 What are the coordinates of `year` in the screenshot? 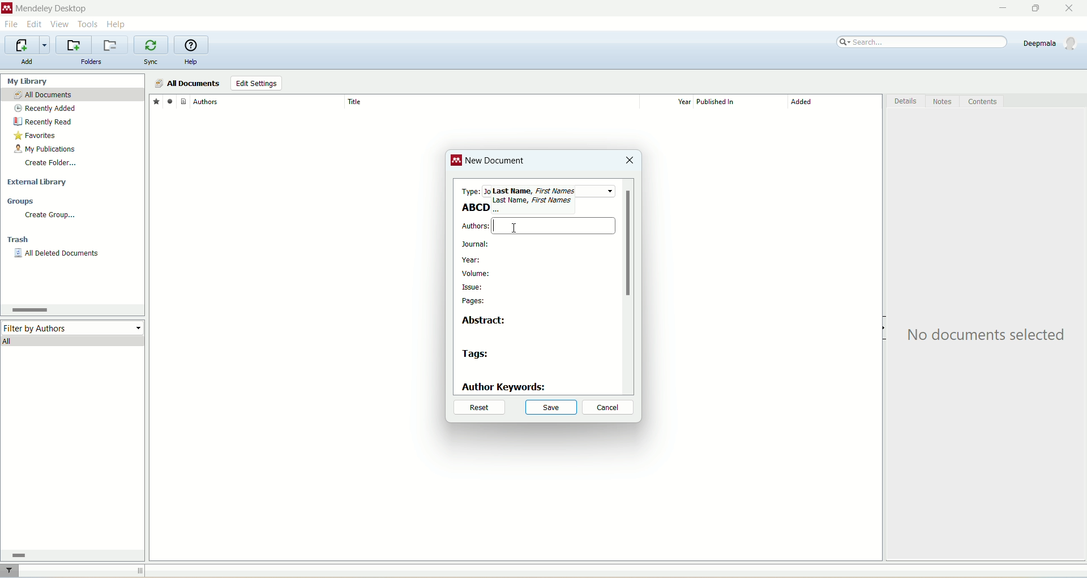 It's located at (670, 102).